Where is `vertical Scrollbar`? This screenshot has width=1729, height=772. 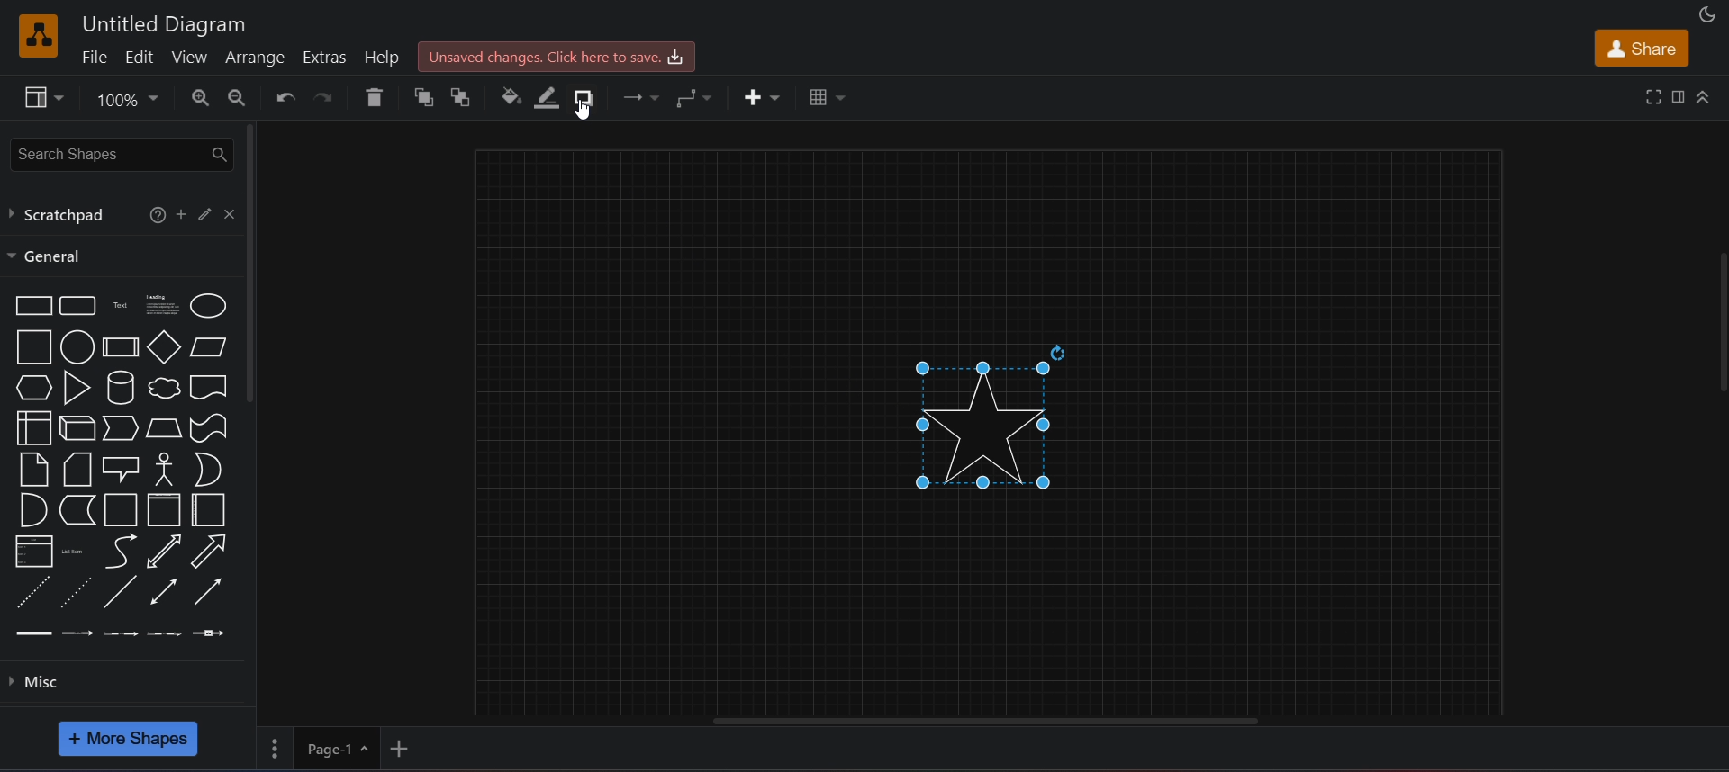
vertical Scrollbar is located at coordinates (1715, 362).